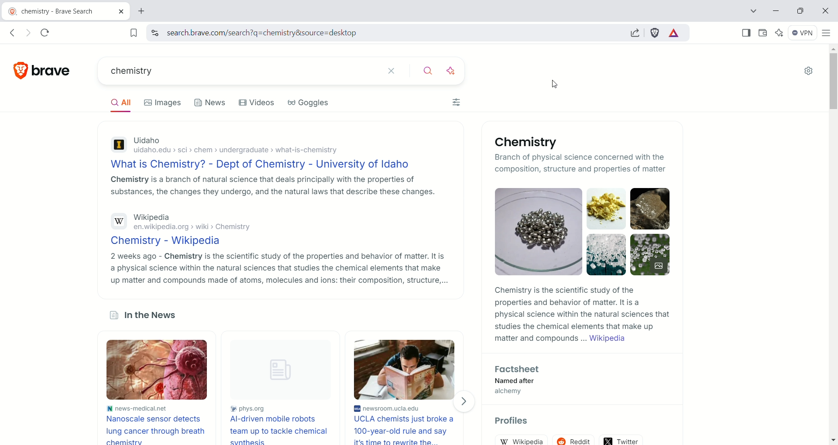 This screenshot has height=445, width=838. I want to click on share this page, so click(633, 32).